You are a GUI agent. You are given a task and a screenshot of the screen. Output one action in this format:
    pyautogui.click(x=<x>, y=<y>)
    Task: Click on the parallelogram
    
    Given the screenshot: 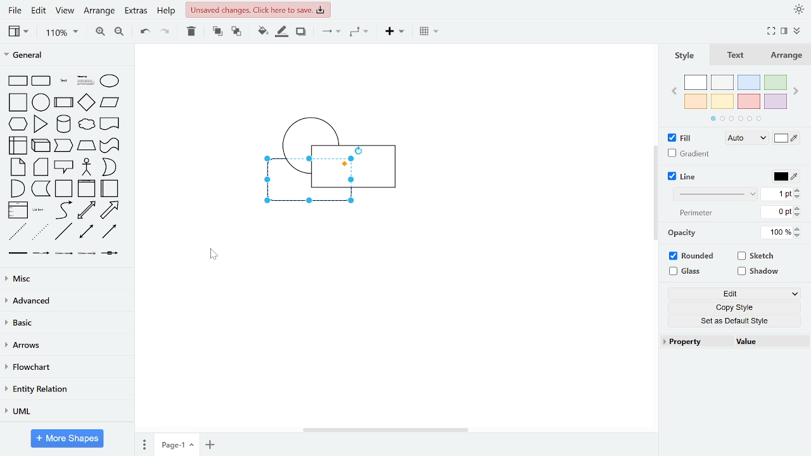 What is the action you would take?
    pyautogui.click(x=110, y=103)
    